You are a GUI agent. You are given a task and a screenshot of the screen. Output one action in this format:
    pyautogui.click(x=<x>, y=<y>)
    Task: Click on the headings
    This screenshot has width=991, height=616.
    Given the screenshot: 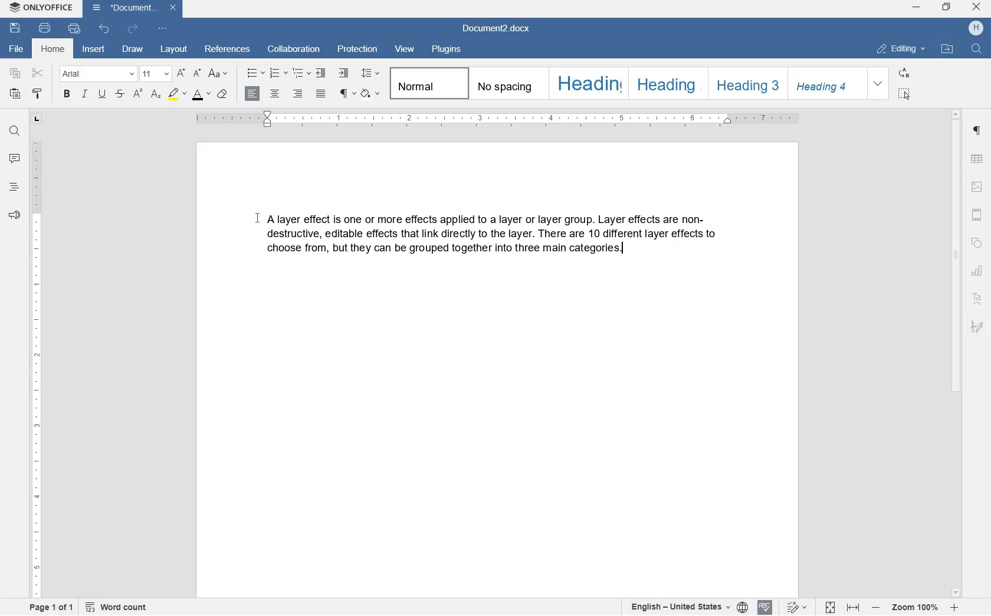 What is the action you would take?
    pyautogui.click(x=14, y=188)
    